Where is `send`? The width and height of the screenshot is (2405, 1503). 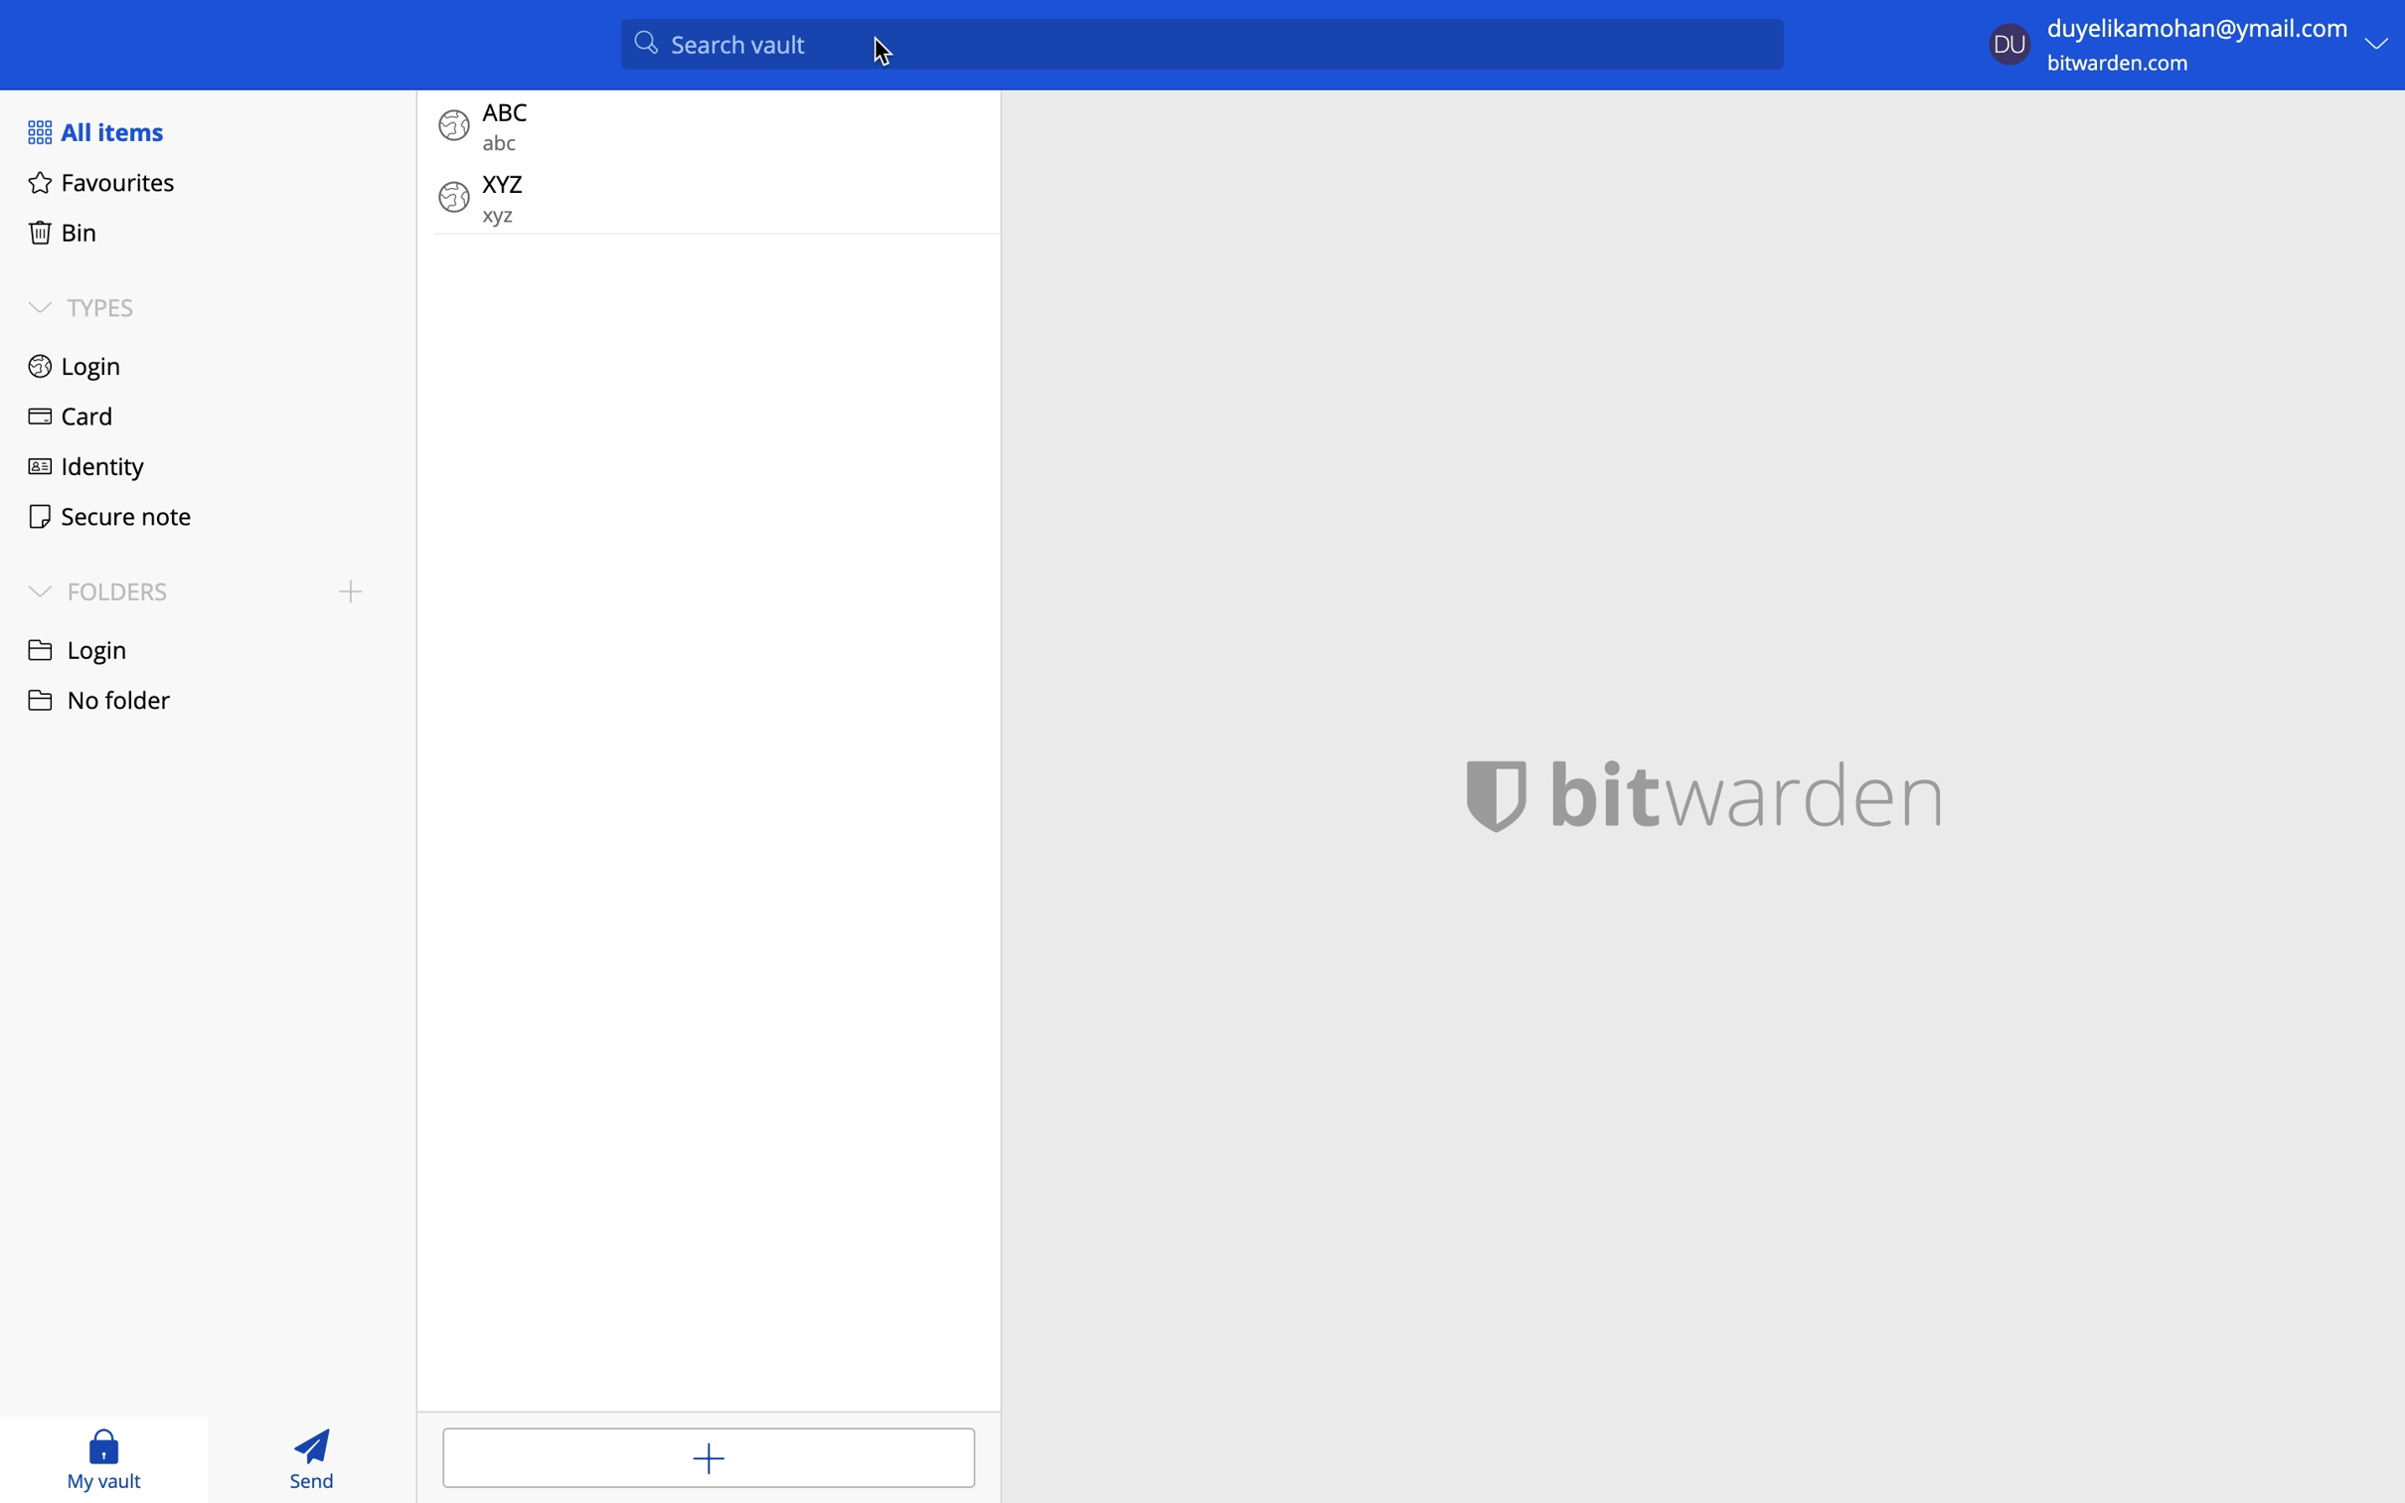
send is located at coordinates (324, 1458).